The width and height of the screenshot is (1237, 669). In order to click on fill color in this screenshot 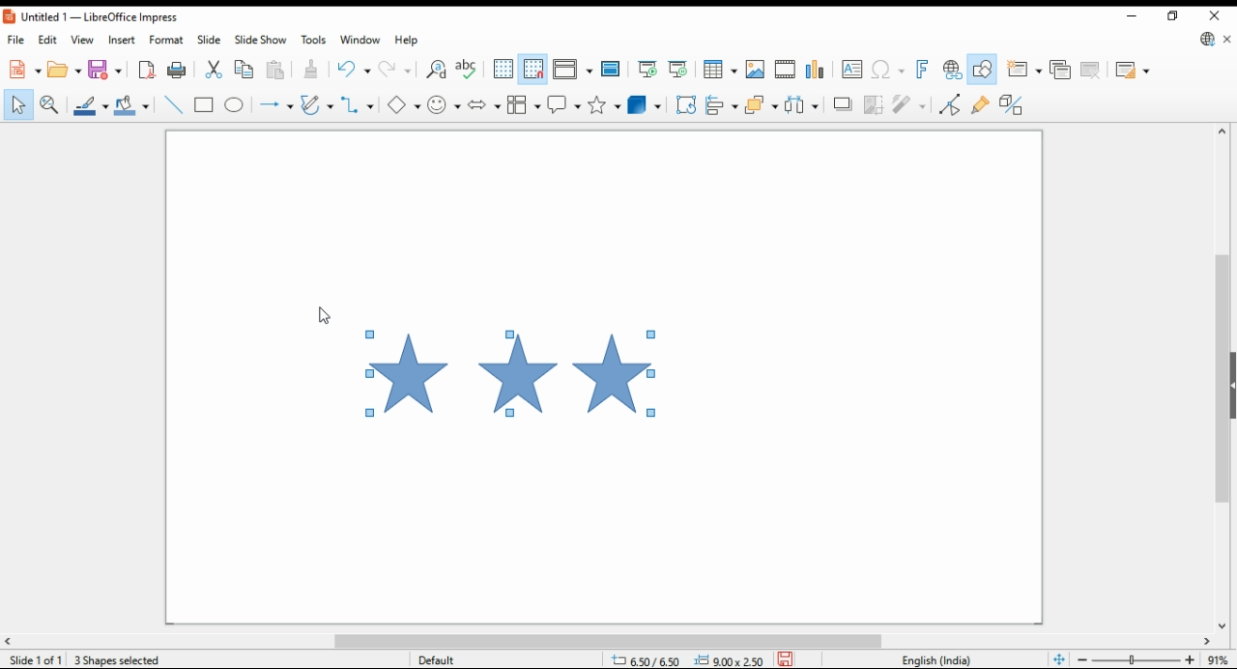, I will do `click(134, 104)`.